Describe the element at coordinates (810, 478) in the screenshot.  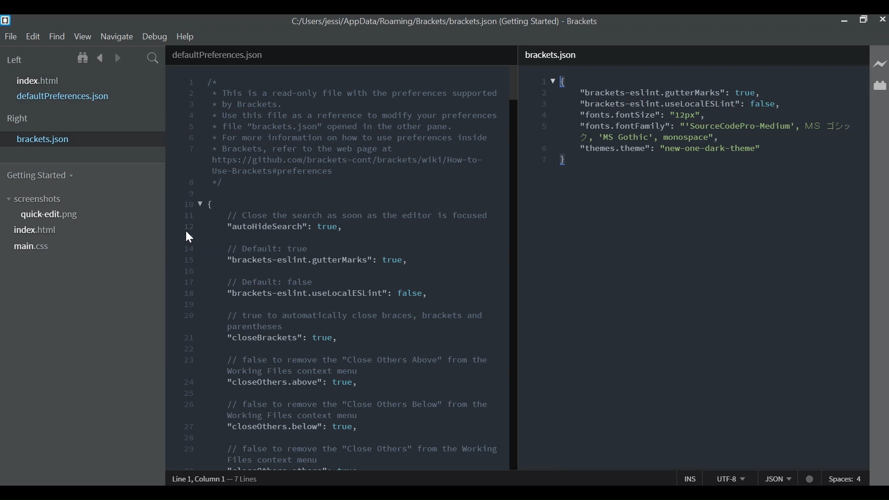
I see `No Linter Available for HTML` at that location.